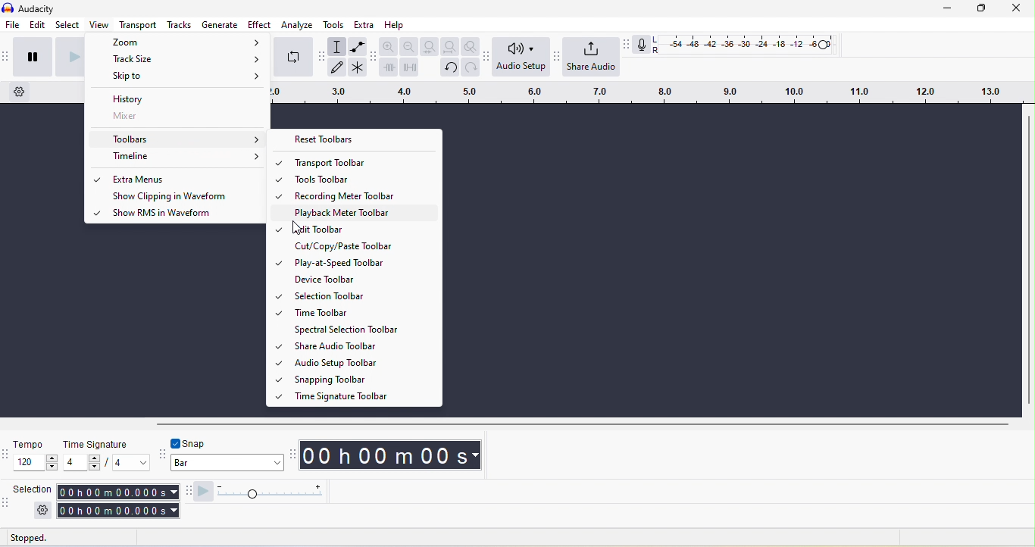 The height and width of the screenshot is (547, 1035). I want to click on Extra menus , so click(183, 179).